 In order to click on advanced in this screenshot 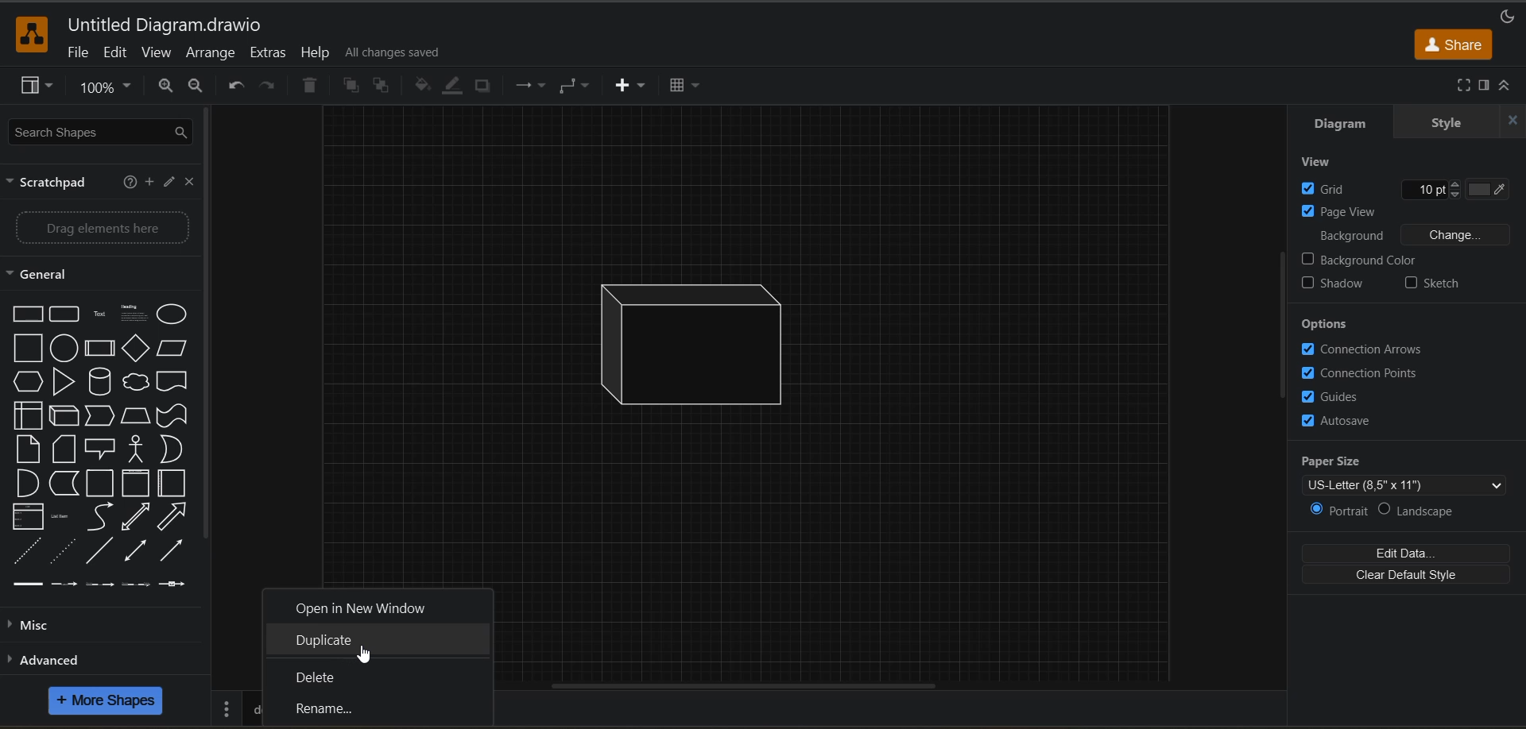, I will do `click(53, 658)`.